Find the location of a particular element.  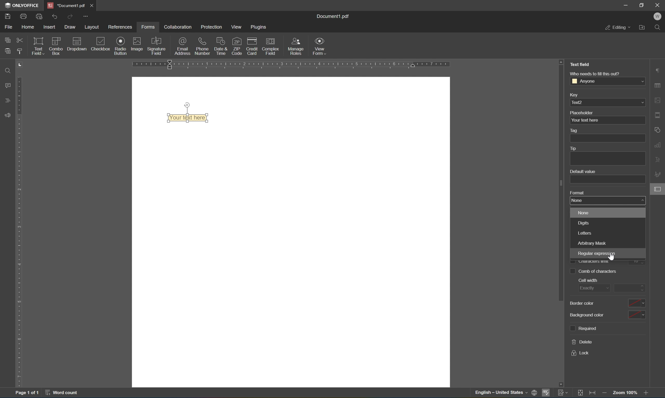

copy is located at coordinates (6, 40).